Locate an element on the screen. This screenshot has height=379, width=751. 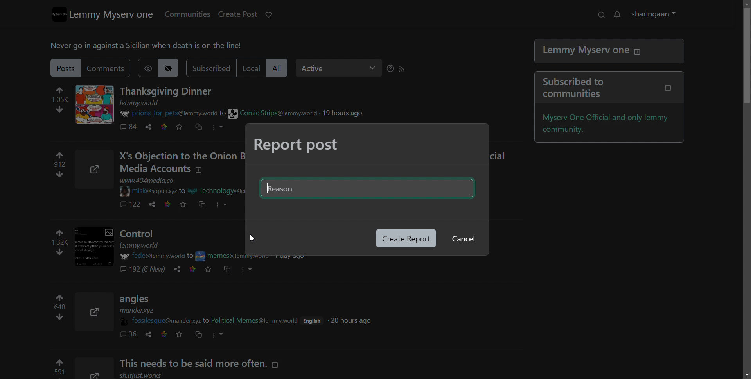
community is located at coordinates (276, 113).